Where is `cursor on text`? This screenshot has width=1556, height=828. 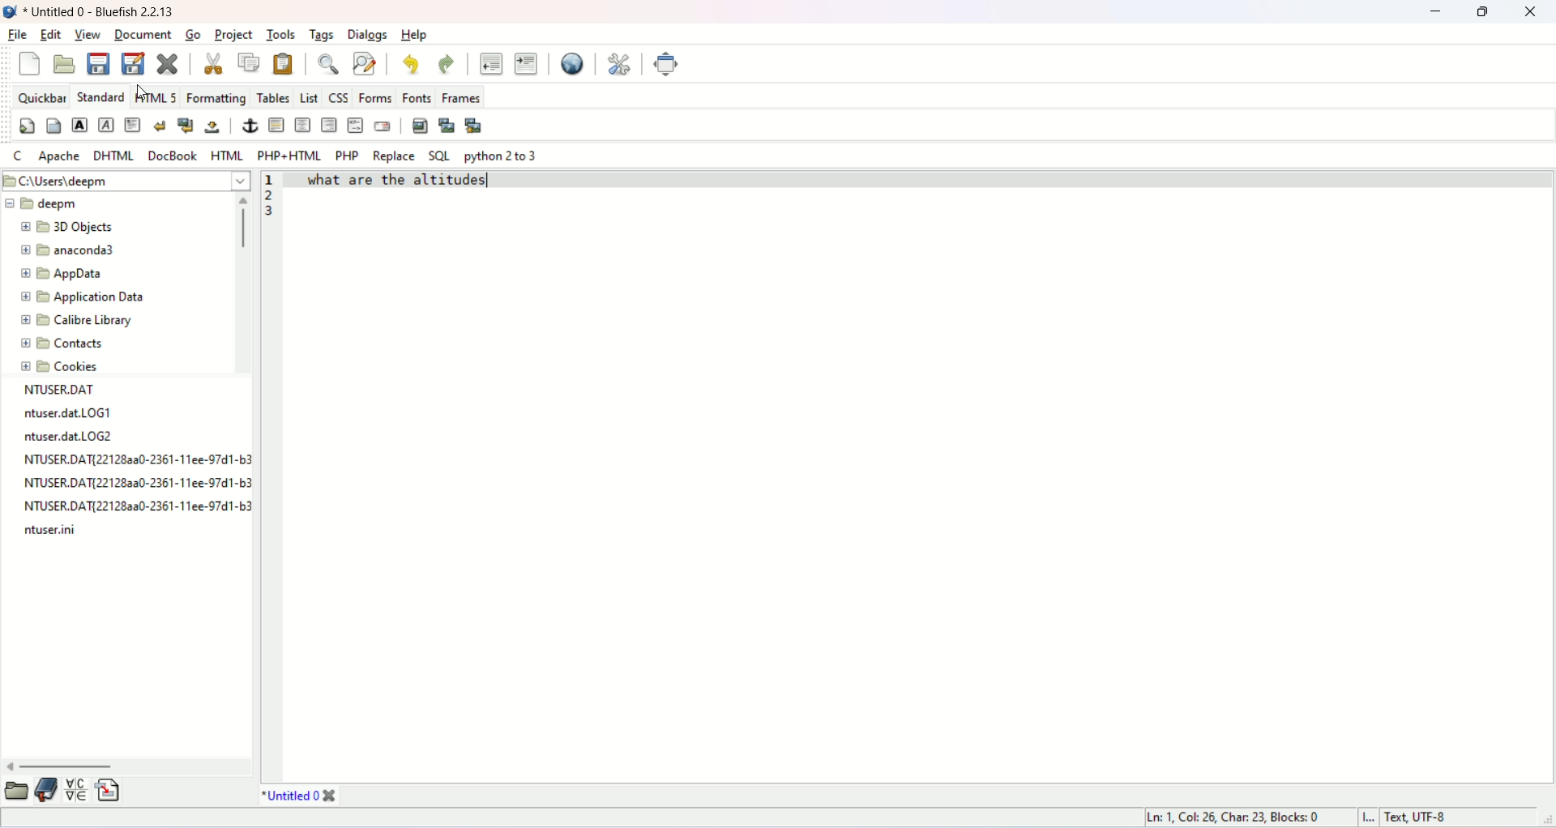 cursor on text is located at coordinates (488, 180).